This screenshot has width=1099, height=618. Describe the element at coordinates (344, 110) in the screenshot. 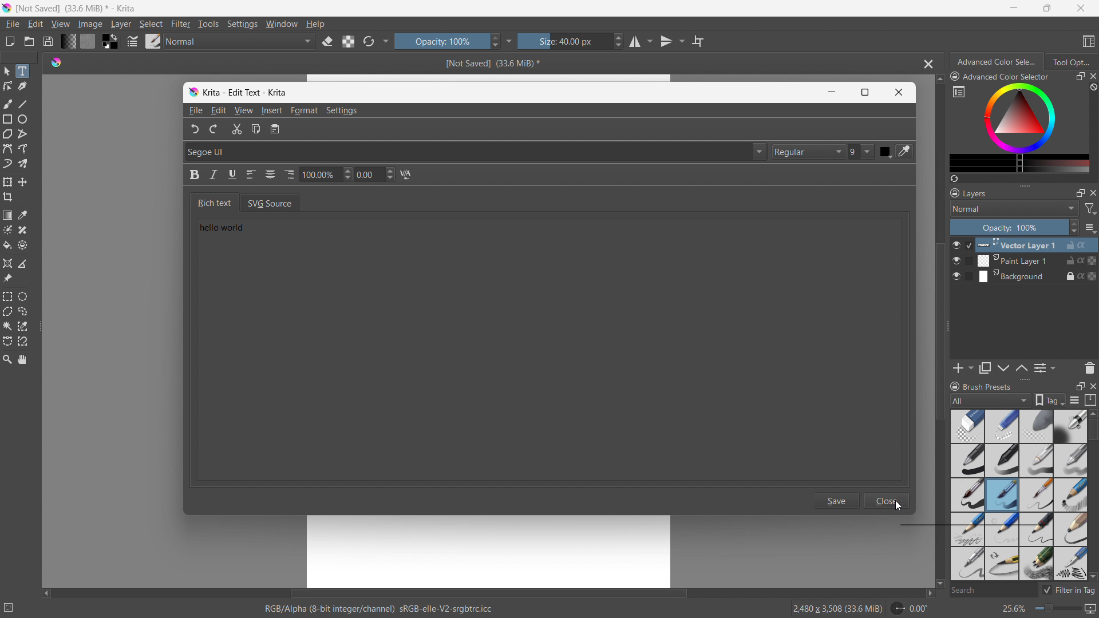

I see `Settings` at that location.